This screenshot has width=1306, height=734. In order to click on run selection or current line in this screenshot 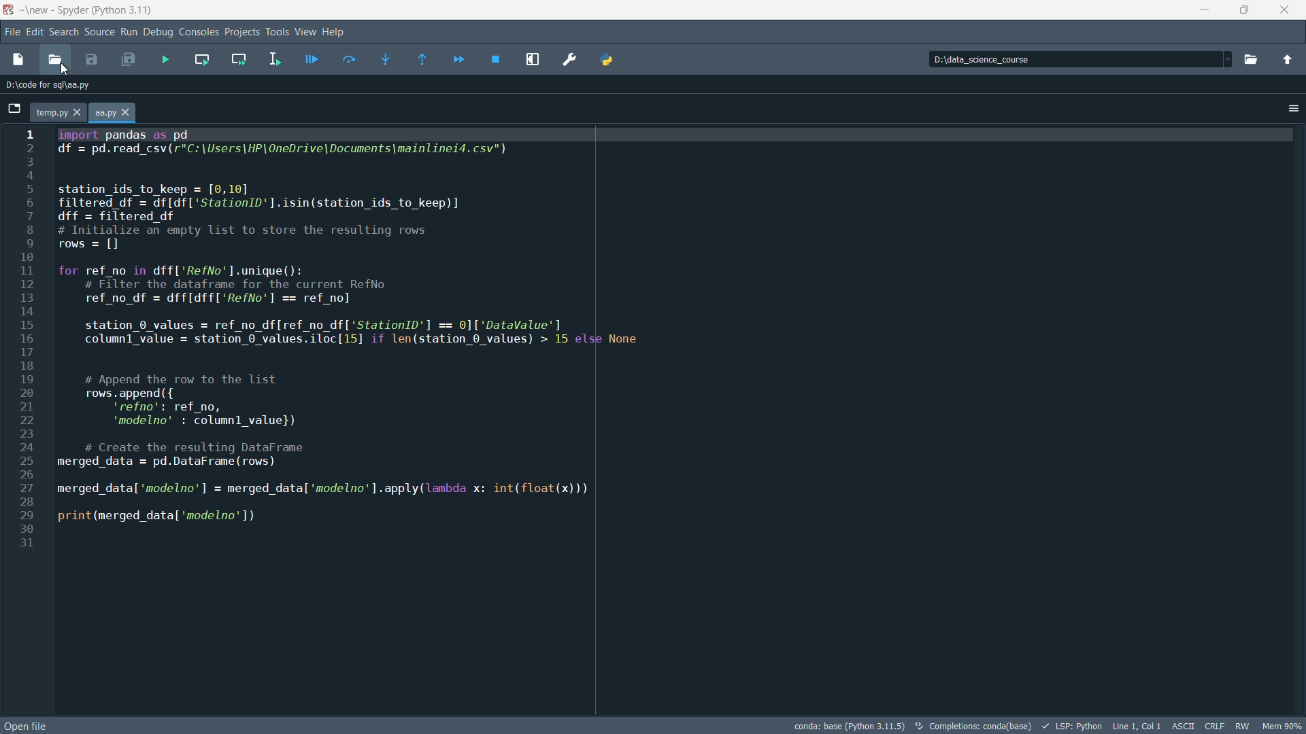, I will do `click(275, 58)`.